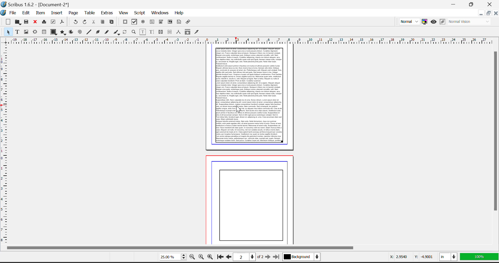 The width and height of the screenshot is (499, 263). What do you see at coordinates (198, 32) in the screenshot?
I see `Eyedropper` at bounding box center [198, 32].